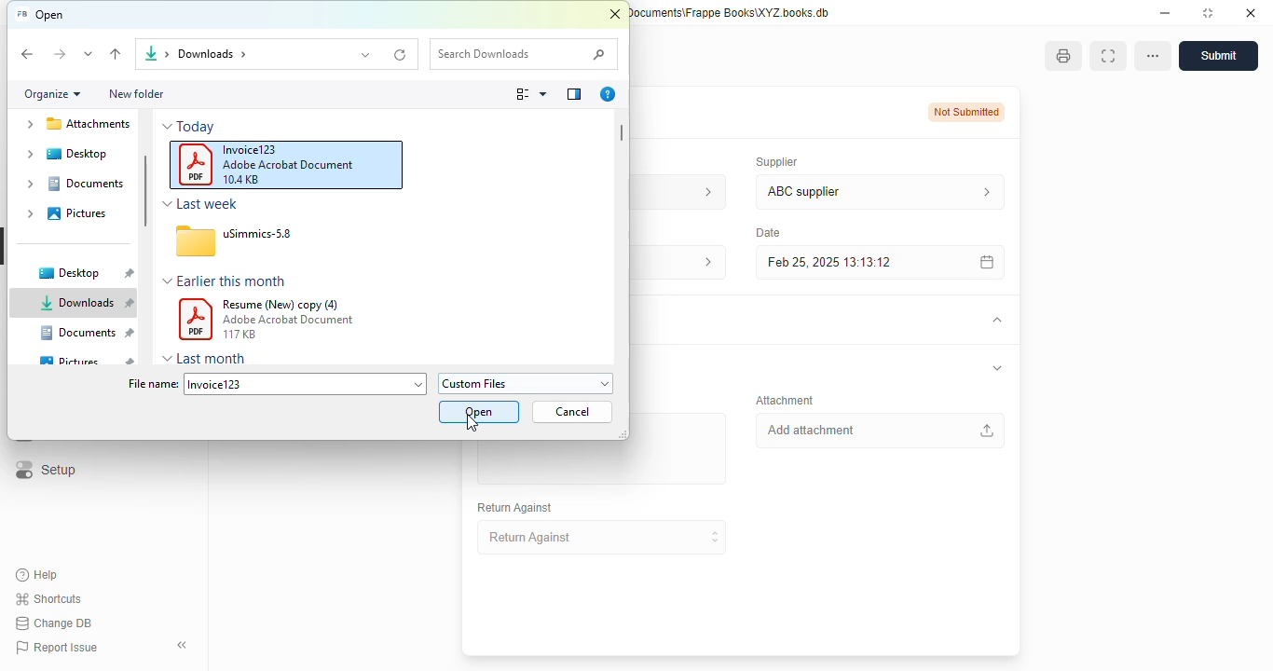 This screenshot has width=1273, height=671. Describe the element at coordinates (168, 281) in the screenshot. I see `dropdown` at that location.